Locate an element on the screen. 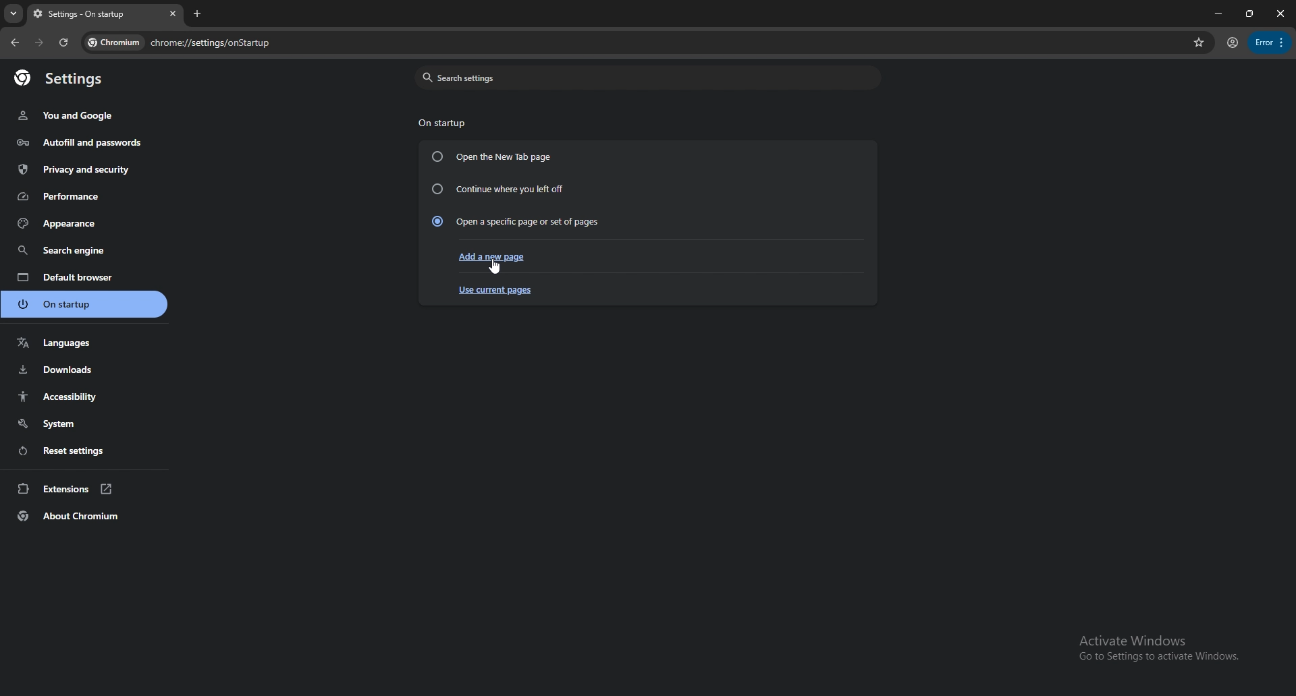 The height and width of the screenshot is (696, 1296). privacy and security is located at coordinates (78, 169).